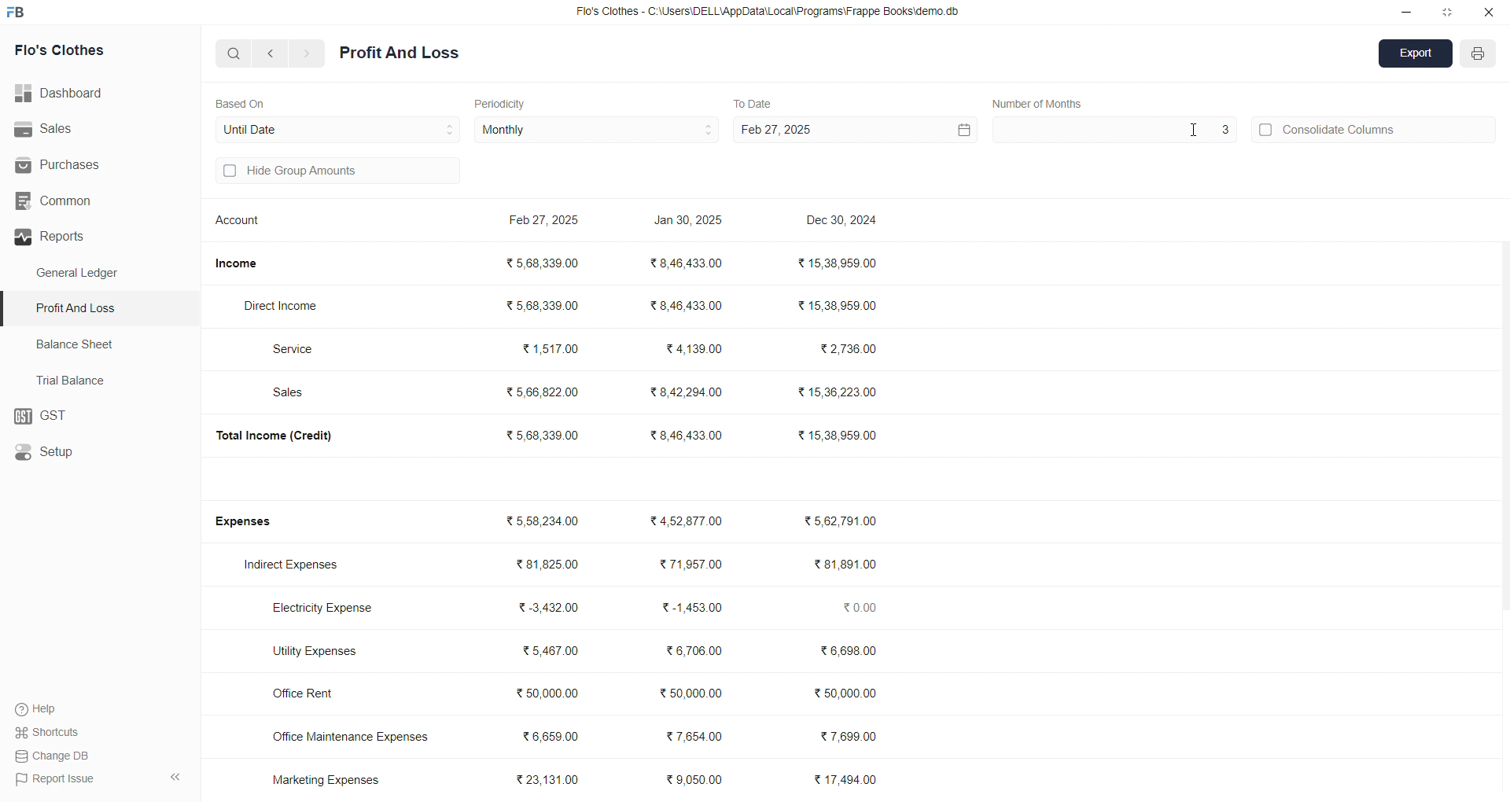 The image size is (1510, 802). Describe the element at coordinates (80, 51) in the screenshot. I see `Flo's Clothes` at that location.